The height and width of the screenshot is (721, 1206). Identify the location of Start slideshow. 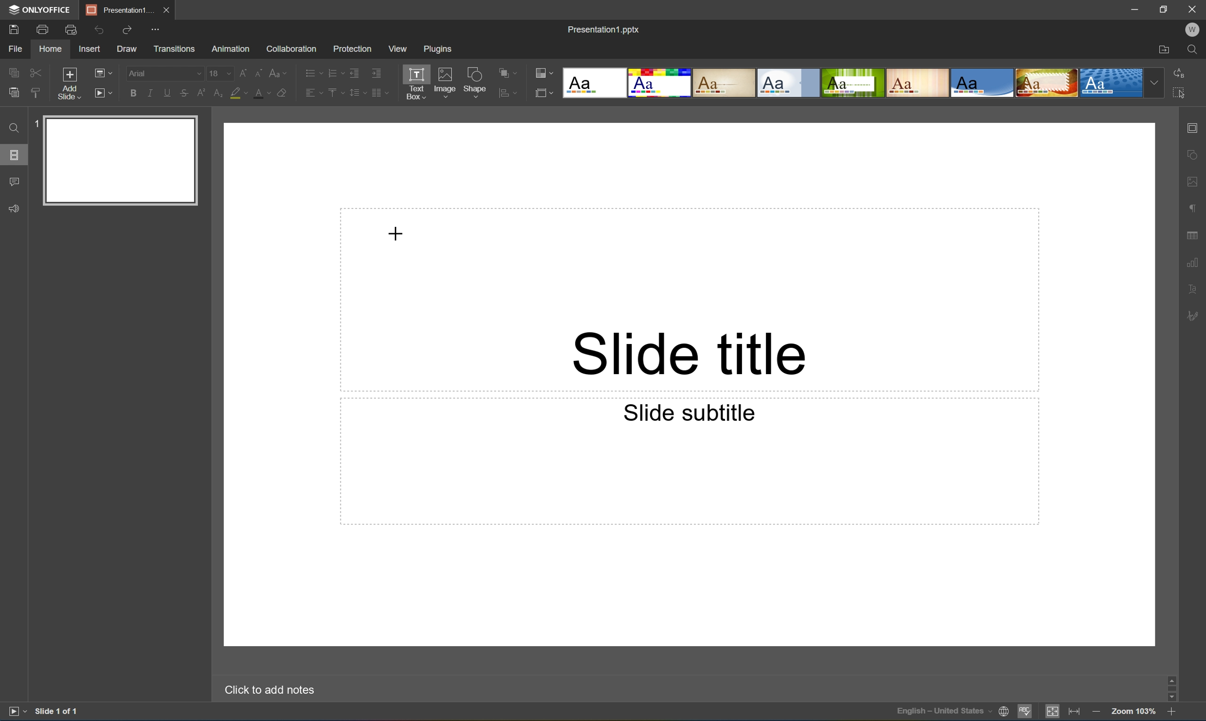
(103, 92).